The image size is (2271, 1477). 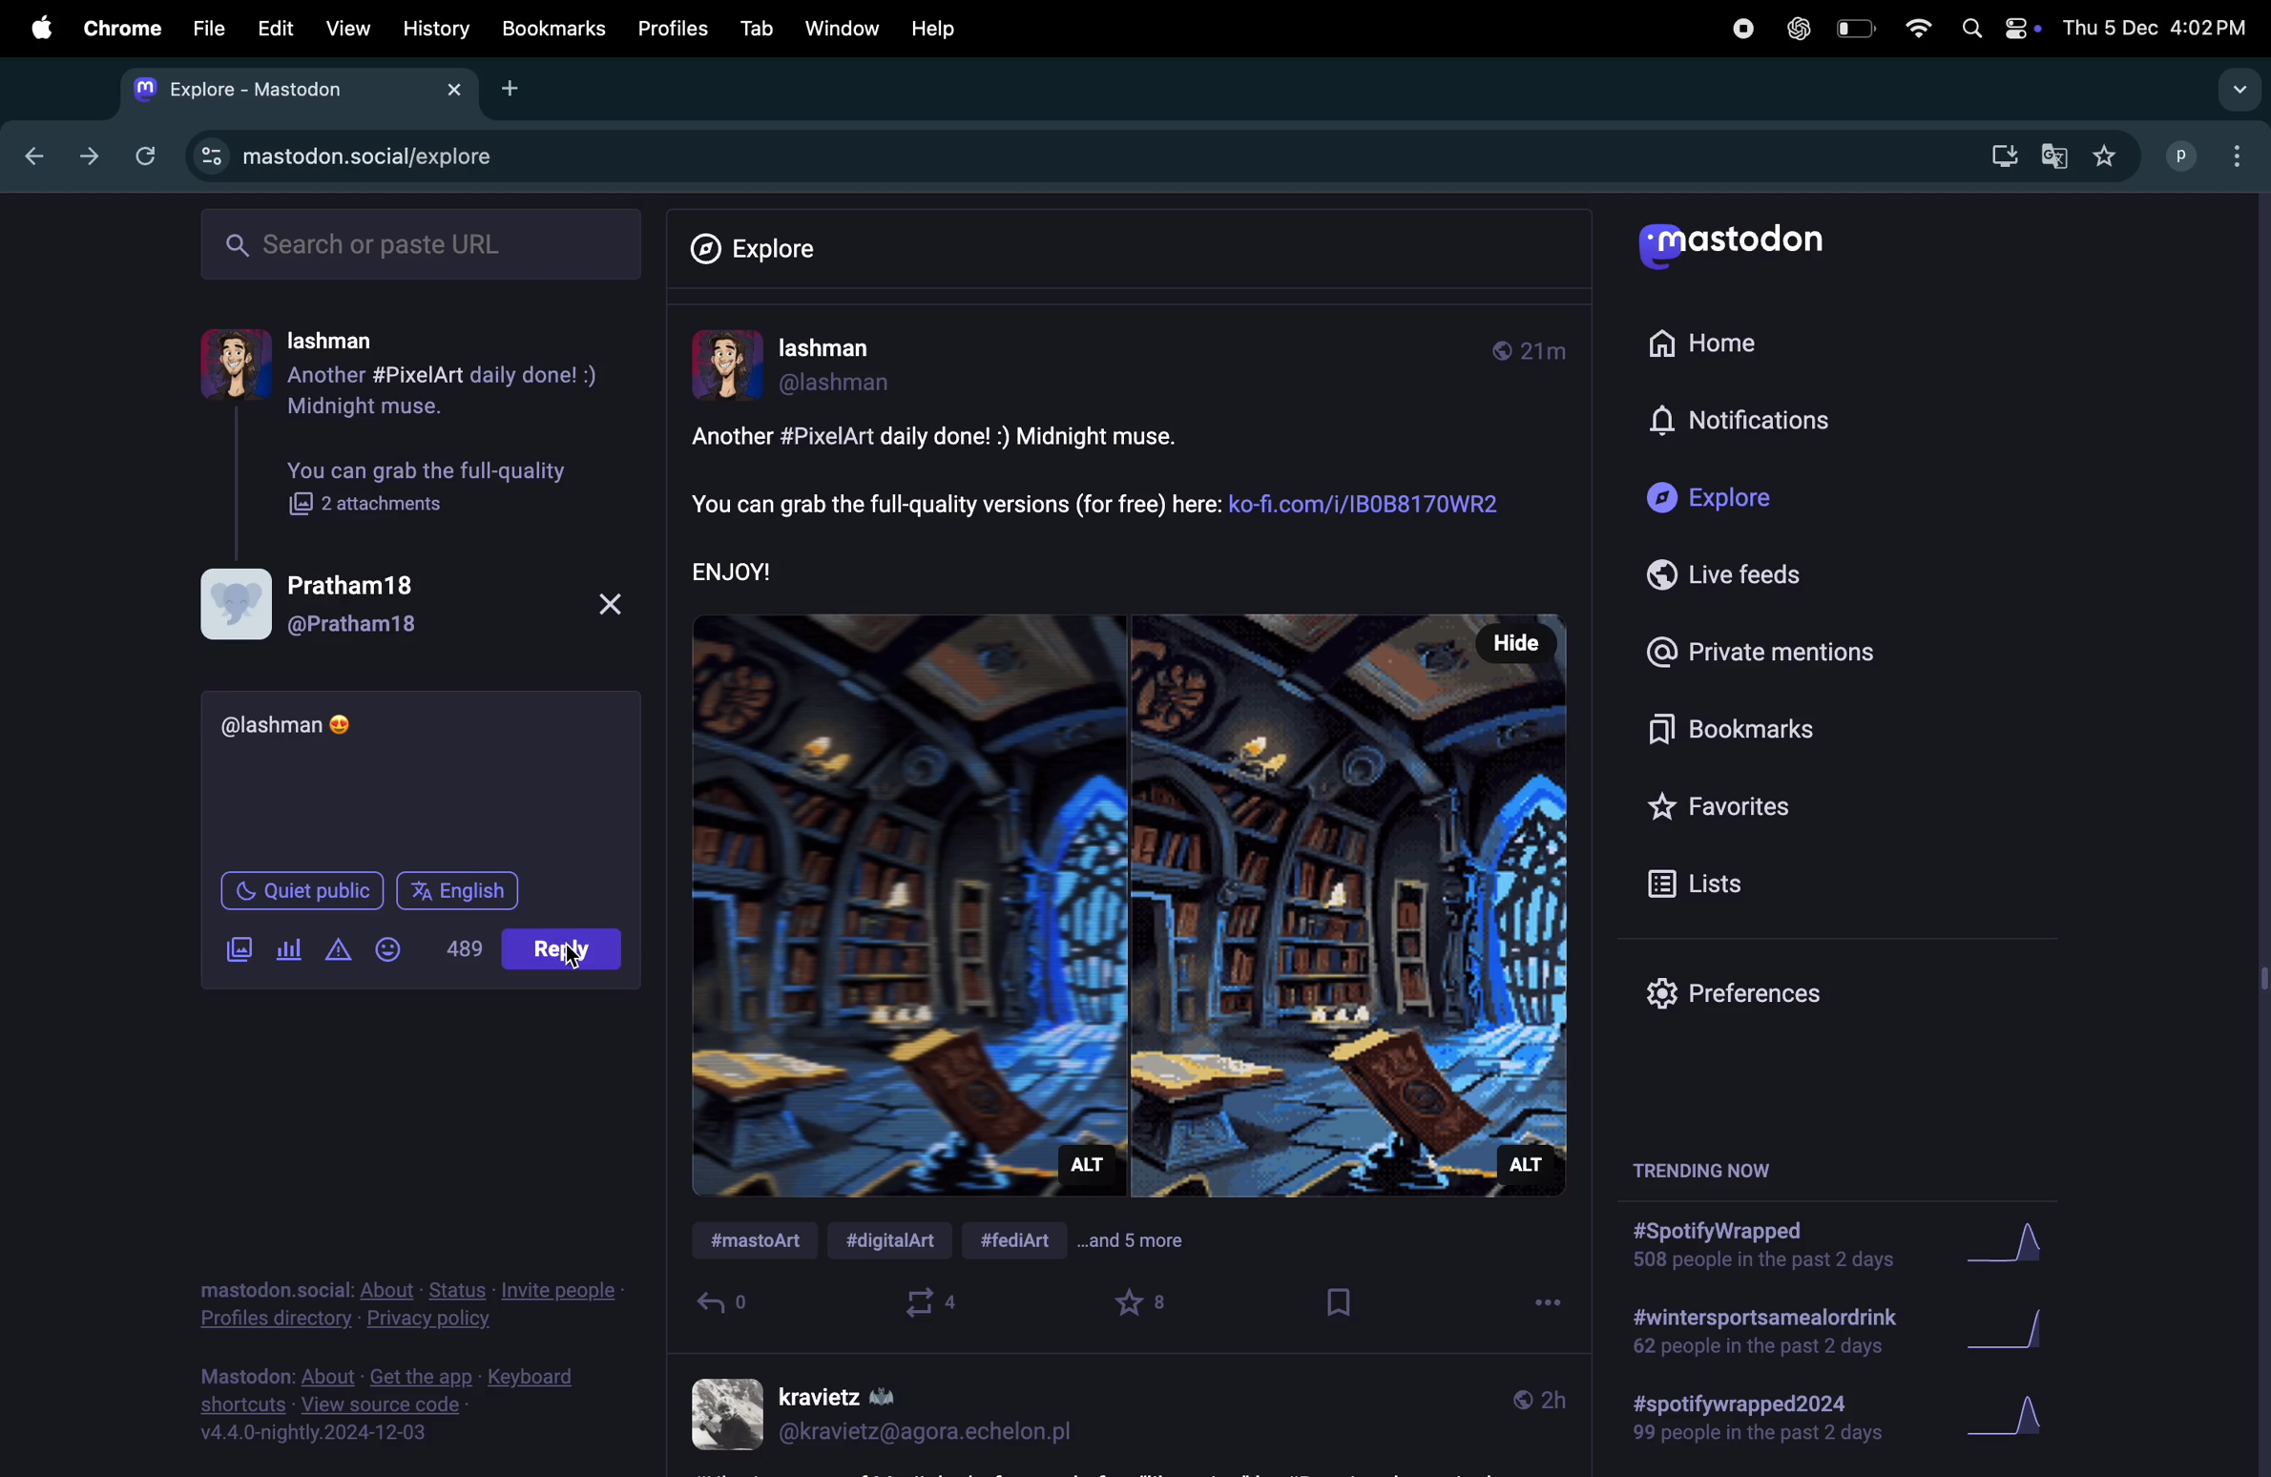 What do you see at coordinates (1755, 992) in the screenshot?
I see `prefrences` at bounding box center [1755, 992].